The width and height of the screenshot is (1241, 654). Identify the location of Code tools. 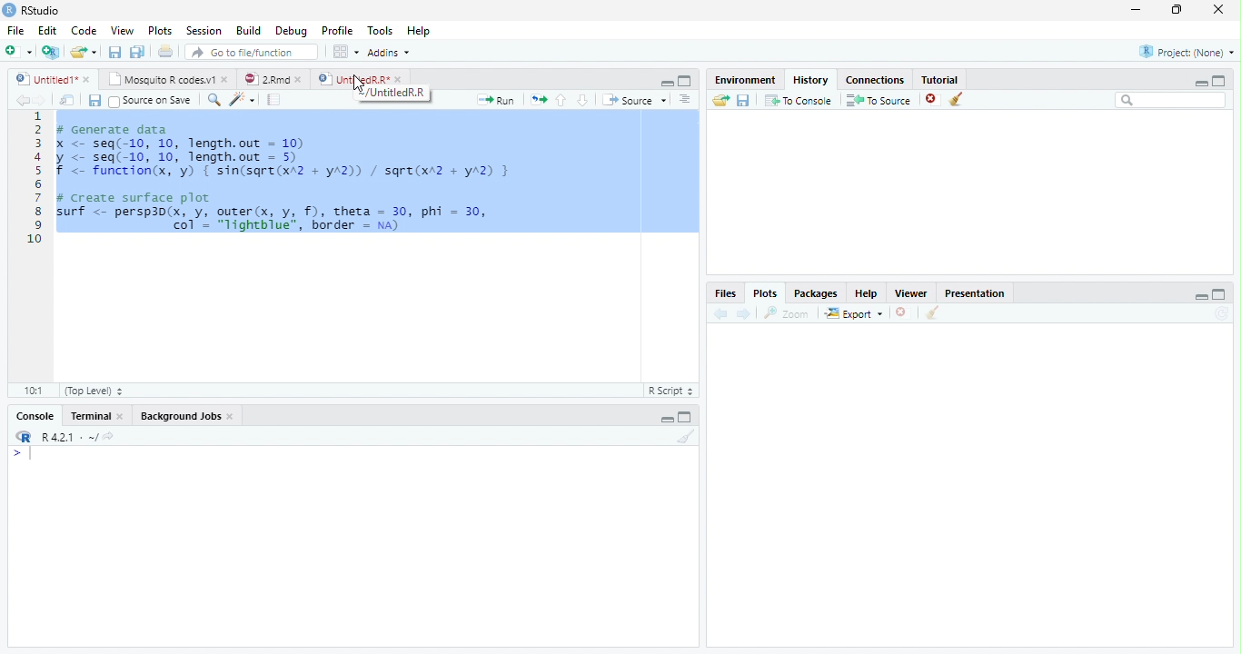
(243, 99).